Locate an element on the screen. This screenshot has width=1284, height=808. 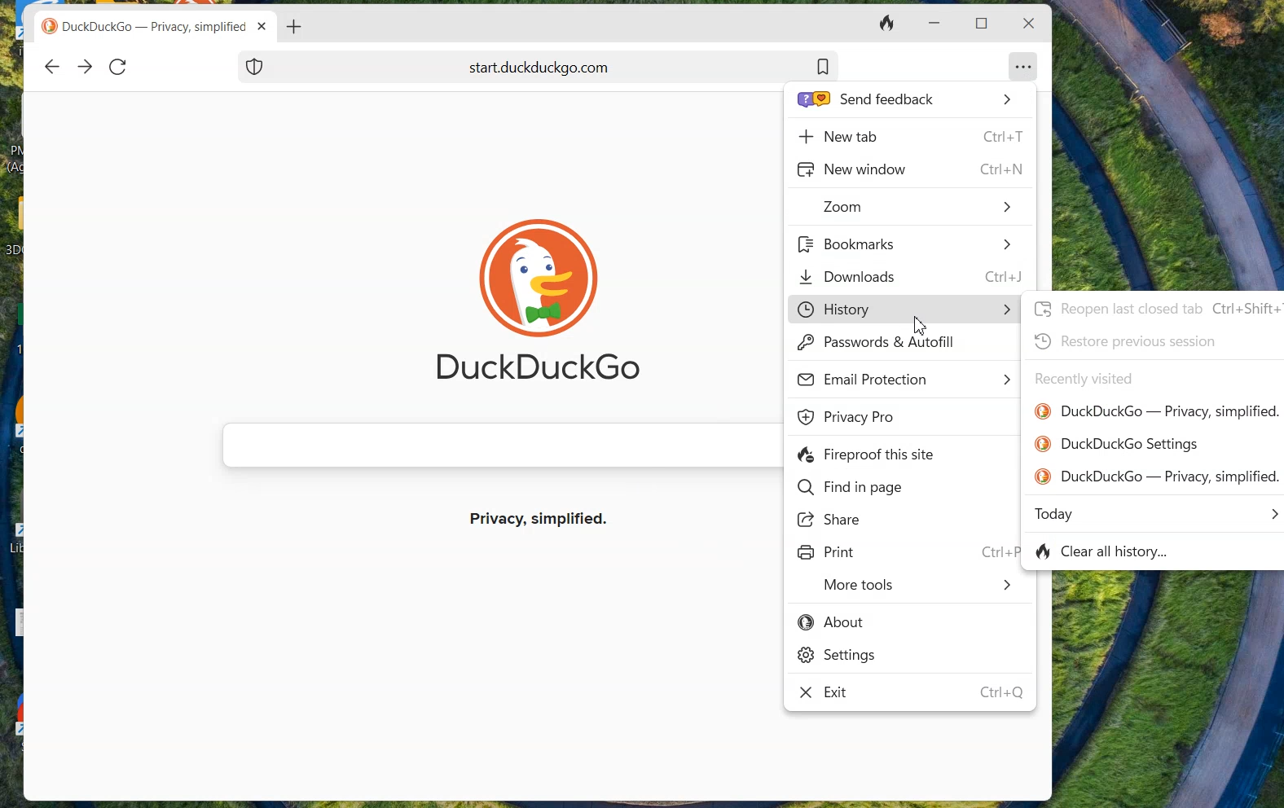
DuckDuckGo - Privacy, simplified. is located at coordinates (1157, 476).